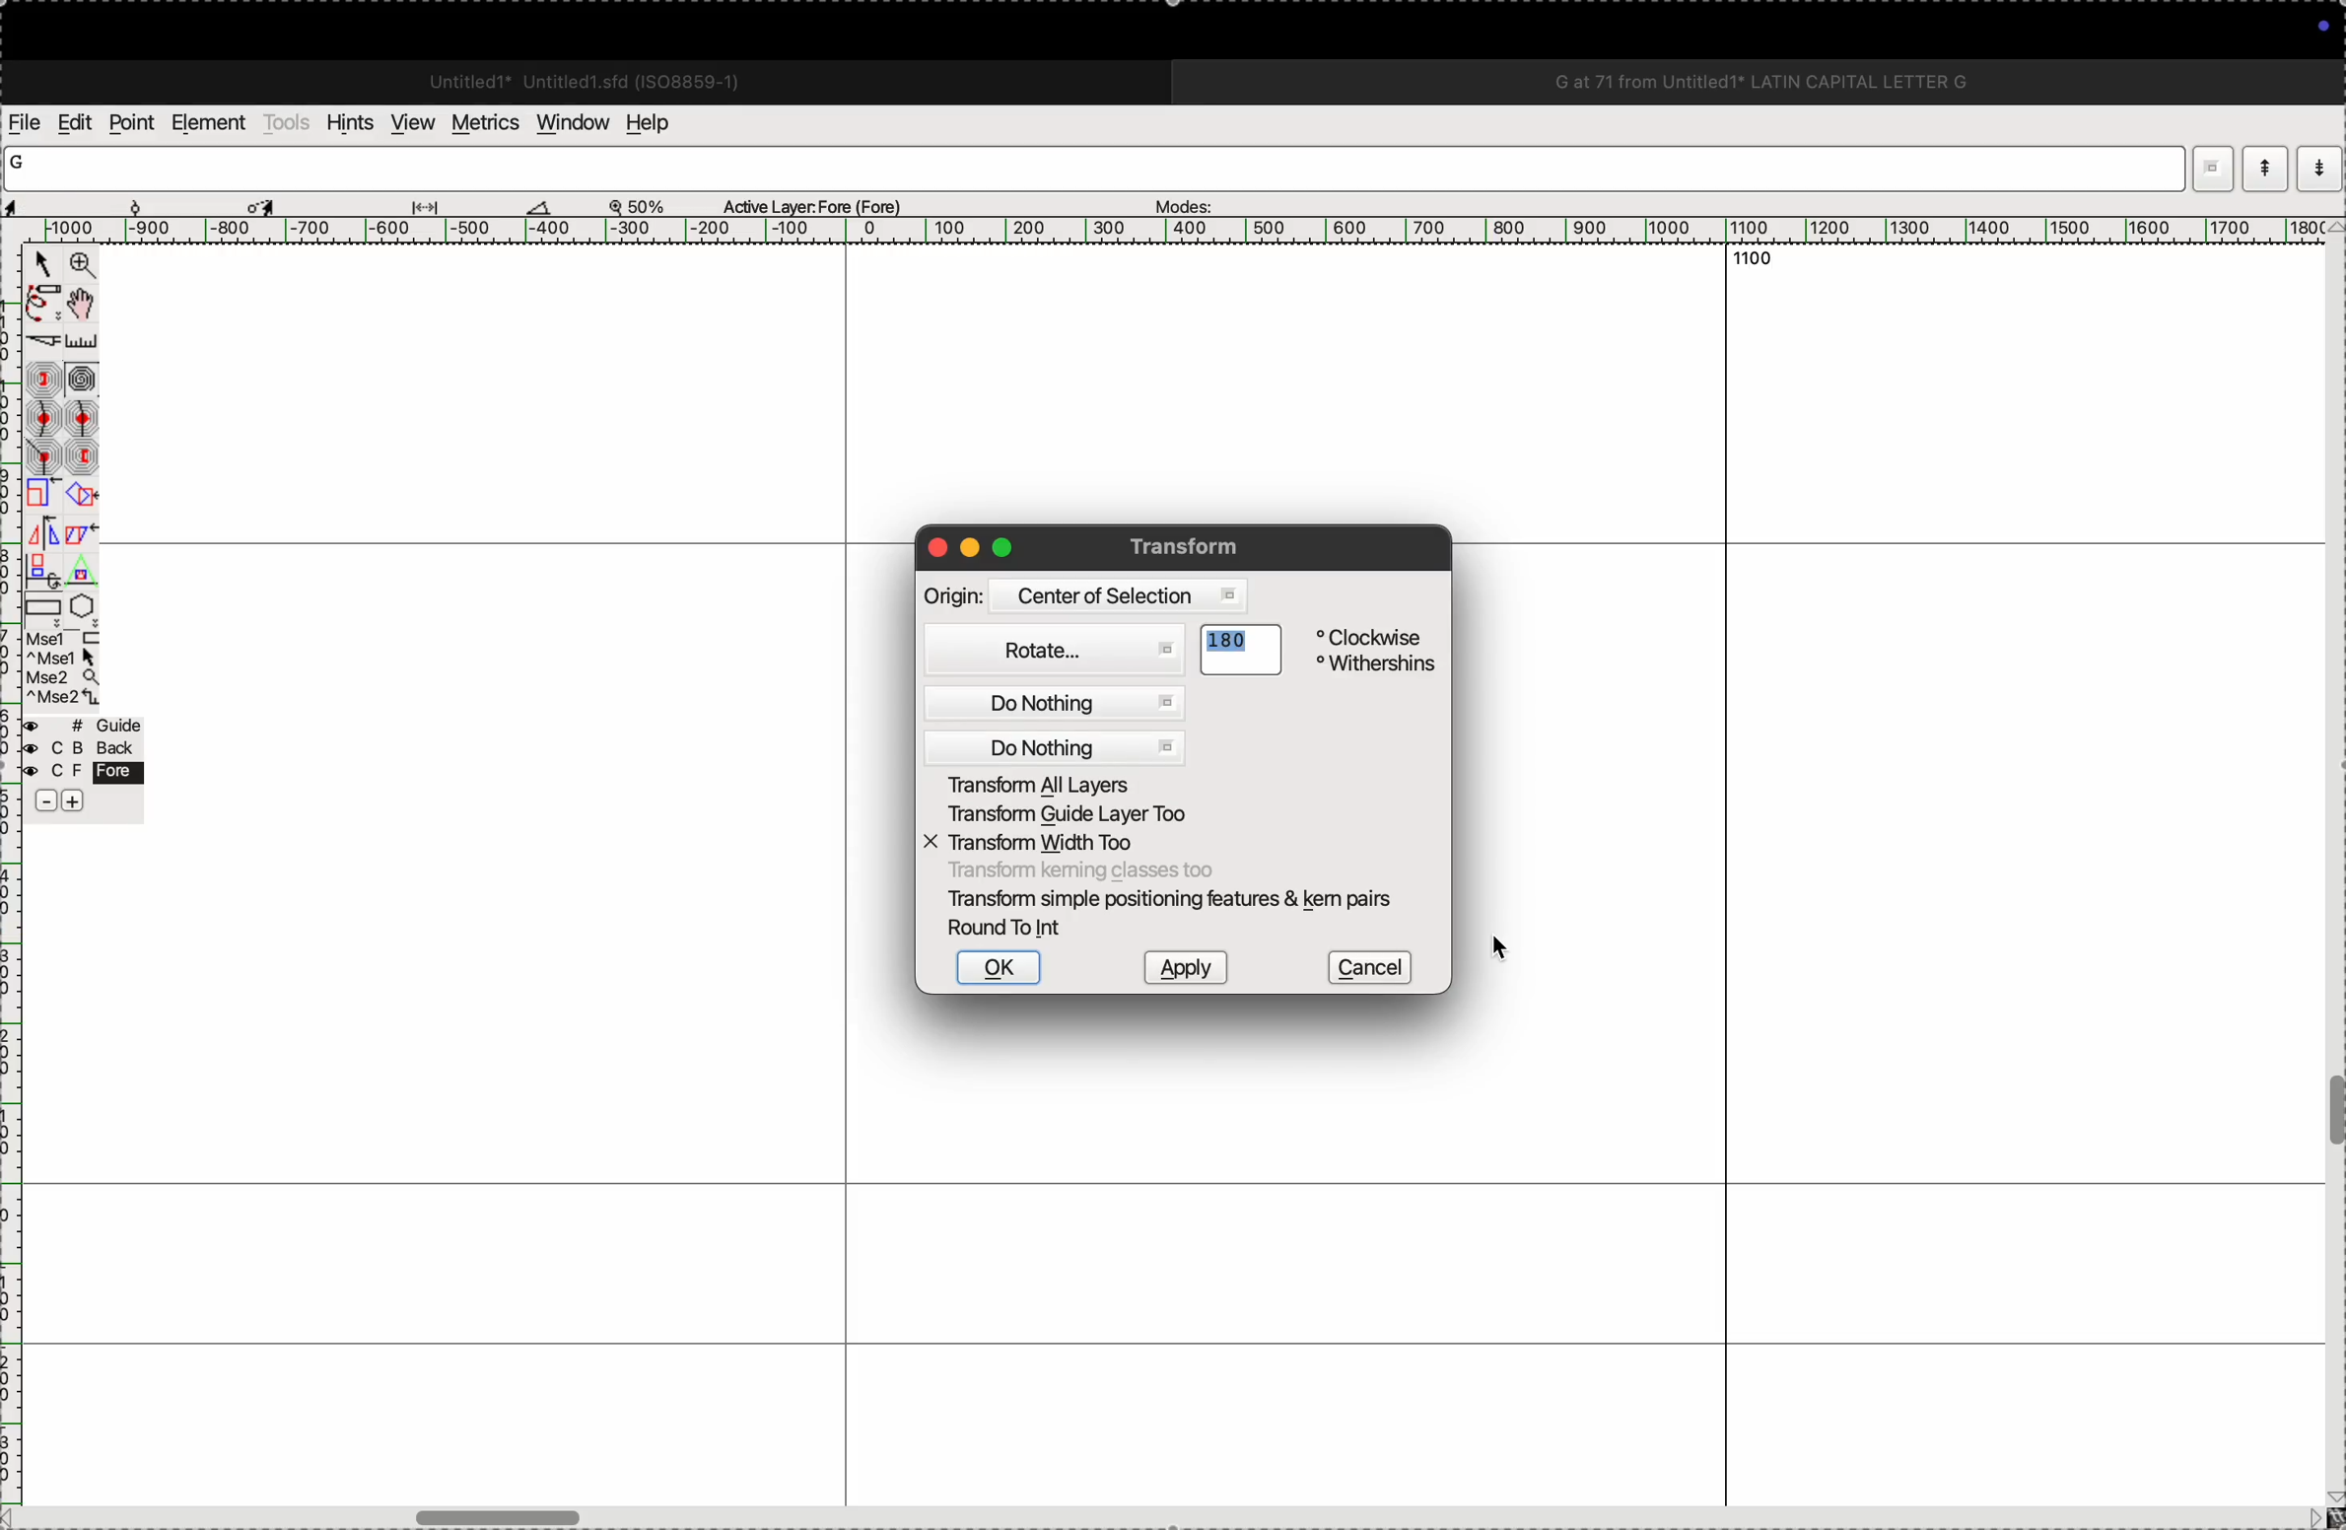  I want to click on word list input, so click(1097, 170).